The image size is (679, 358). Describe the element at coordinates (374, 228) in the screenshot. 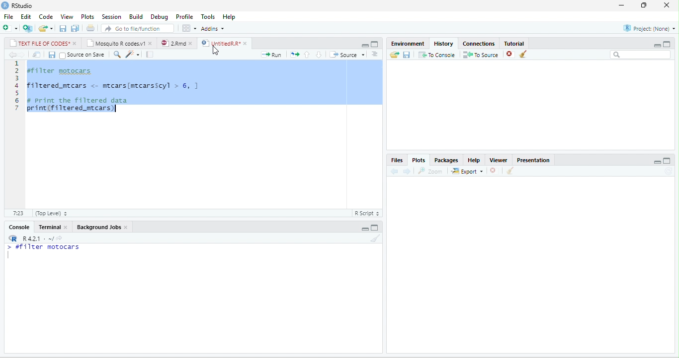

I see `maximize` at that location.